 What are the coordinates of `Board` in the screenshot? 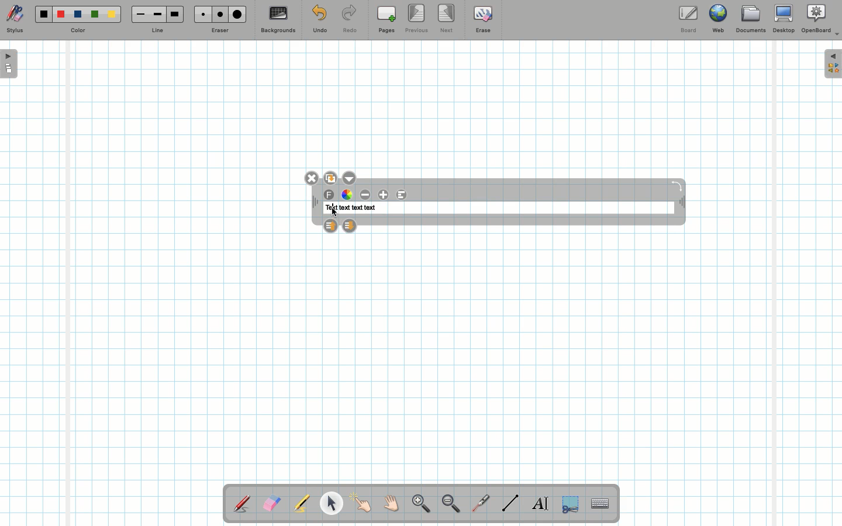 It's located at (688, 19).